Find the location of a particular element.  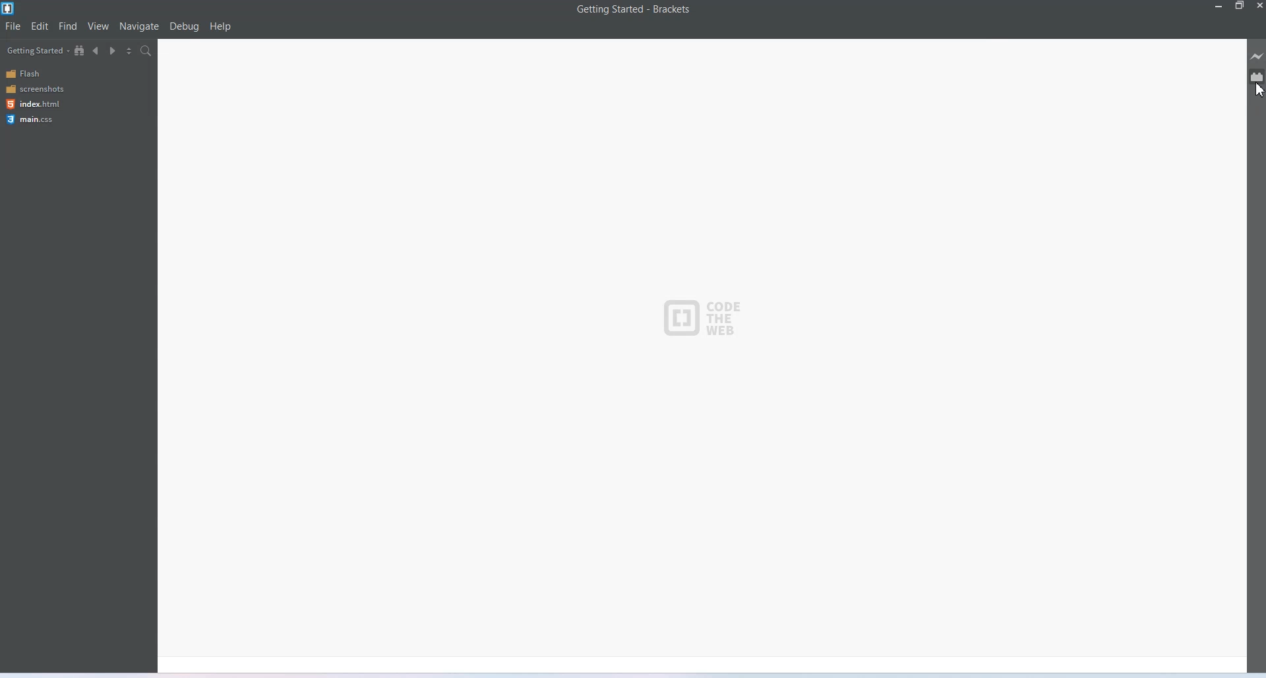

Flash is located at coordinates (33, 75).